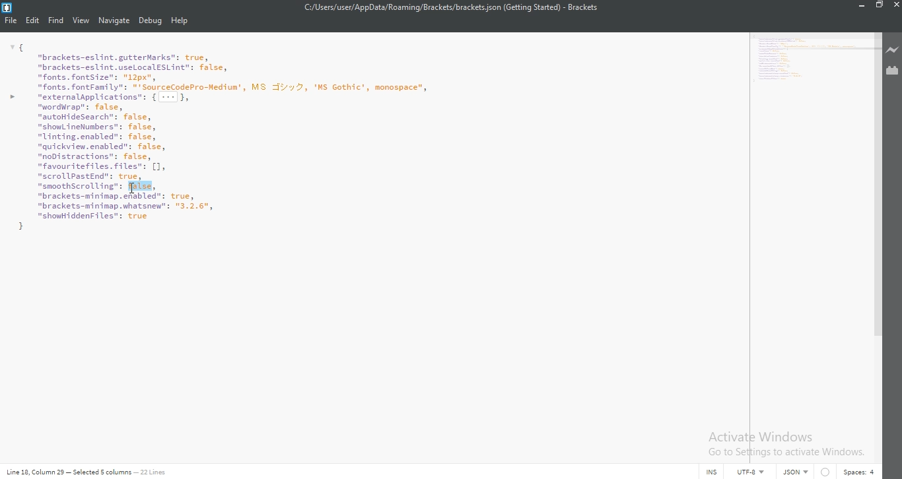  Describe the element at coordinates (858, 6) in the screenshot. I see `Minimize` at that location.